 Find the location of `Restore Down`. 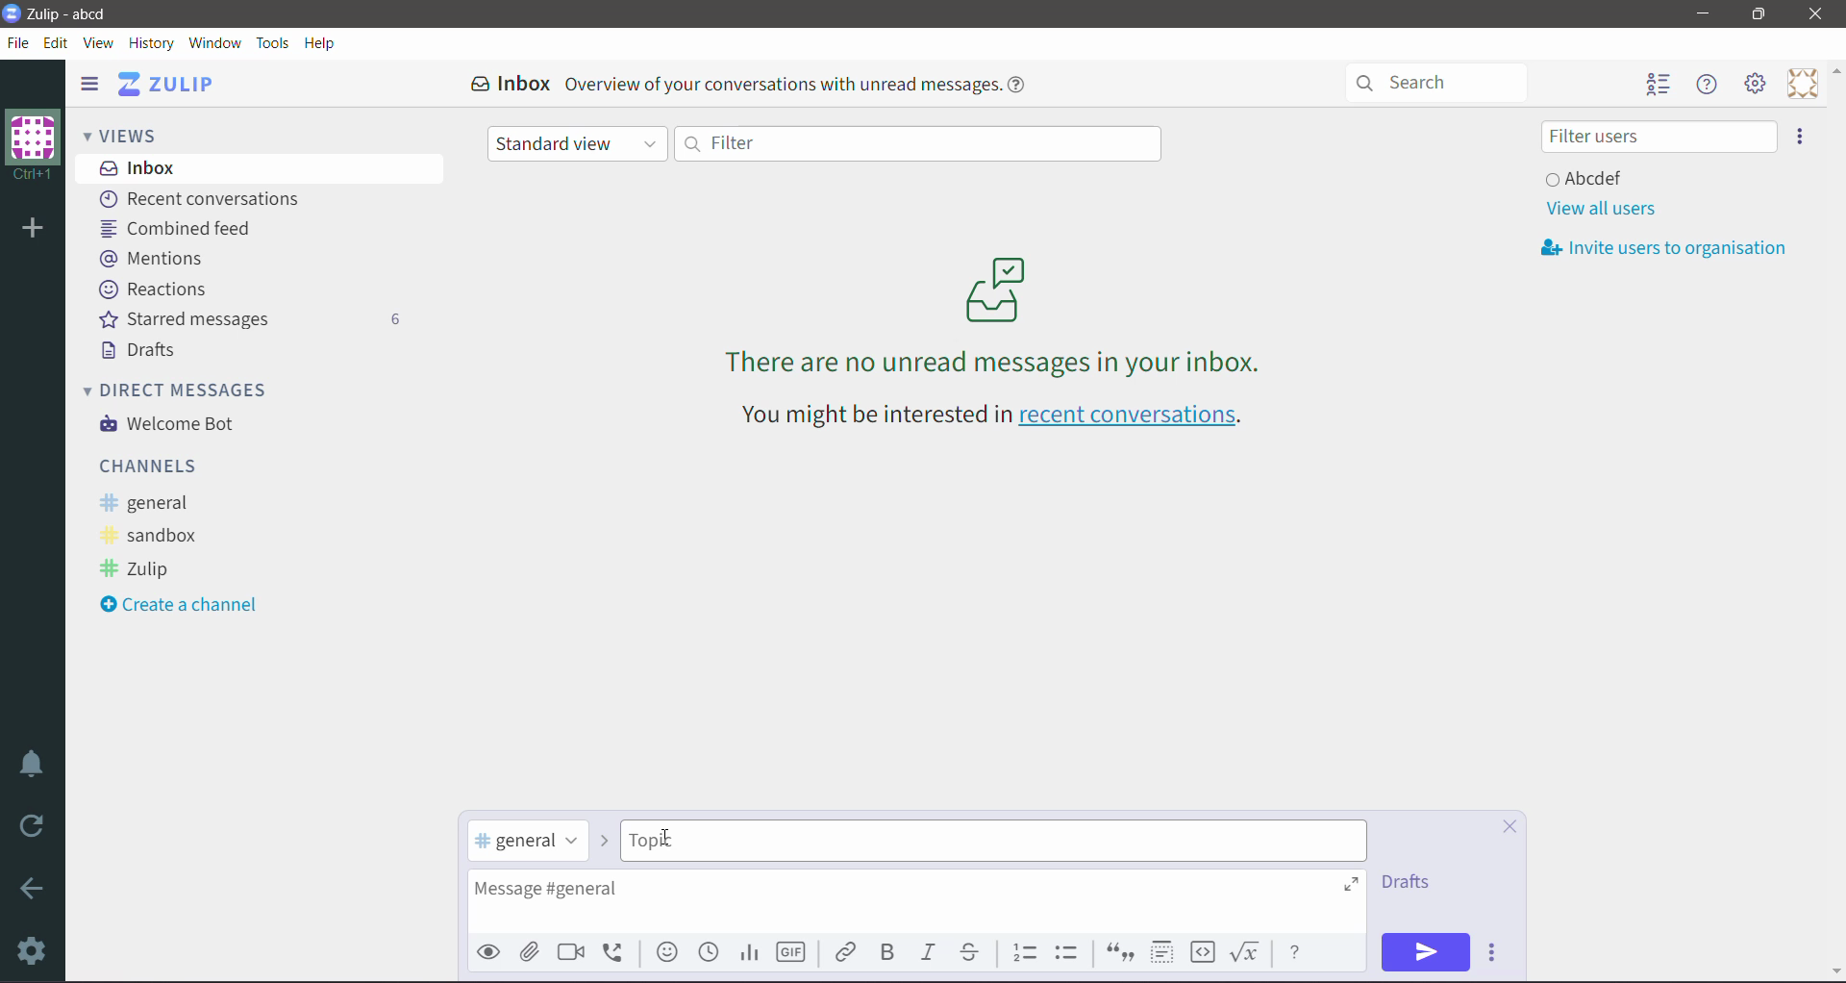

Restore Down is located at coordinates (1759, 14).